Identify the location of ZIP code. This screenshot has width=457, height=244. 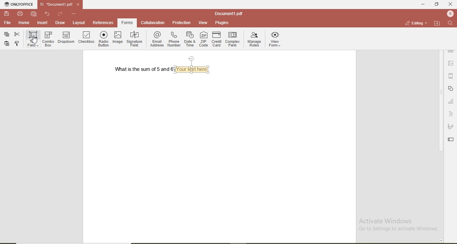
(203, 38).